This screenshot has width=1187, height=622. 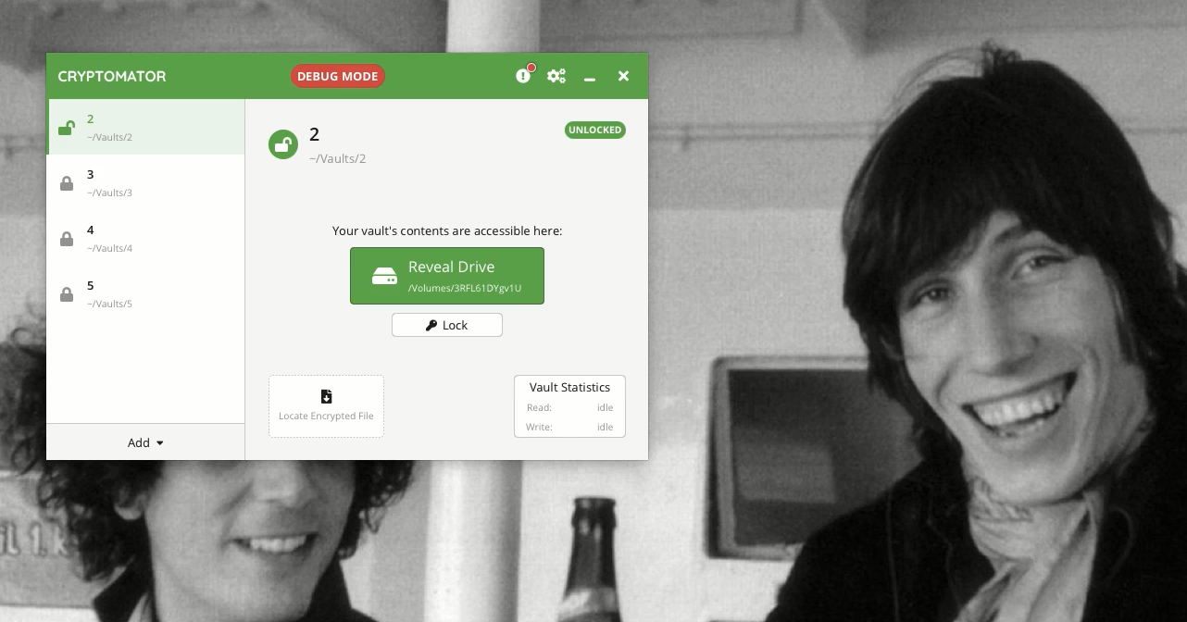 I want to click on Vault 3, so click(x=106, y=181).